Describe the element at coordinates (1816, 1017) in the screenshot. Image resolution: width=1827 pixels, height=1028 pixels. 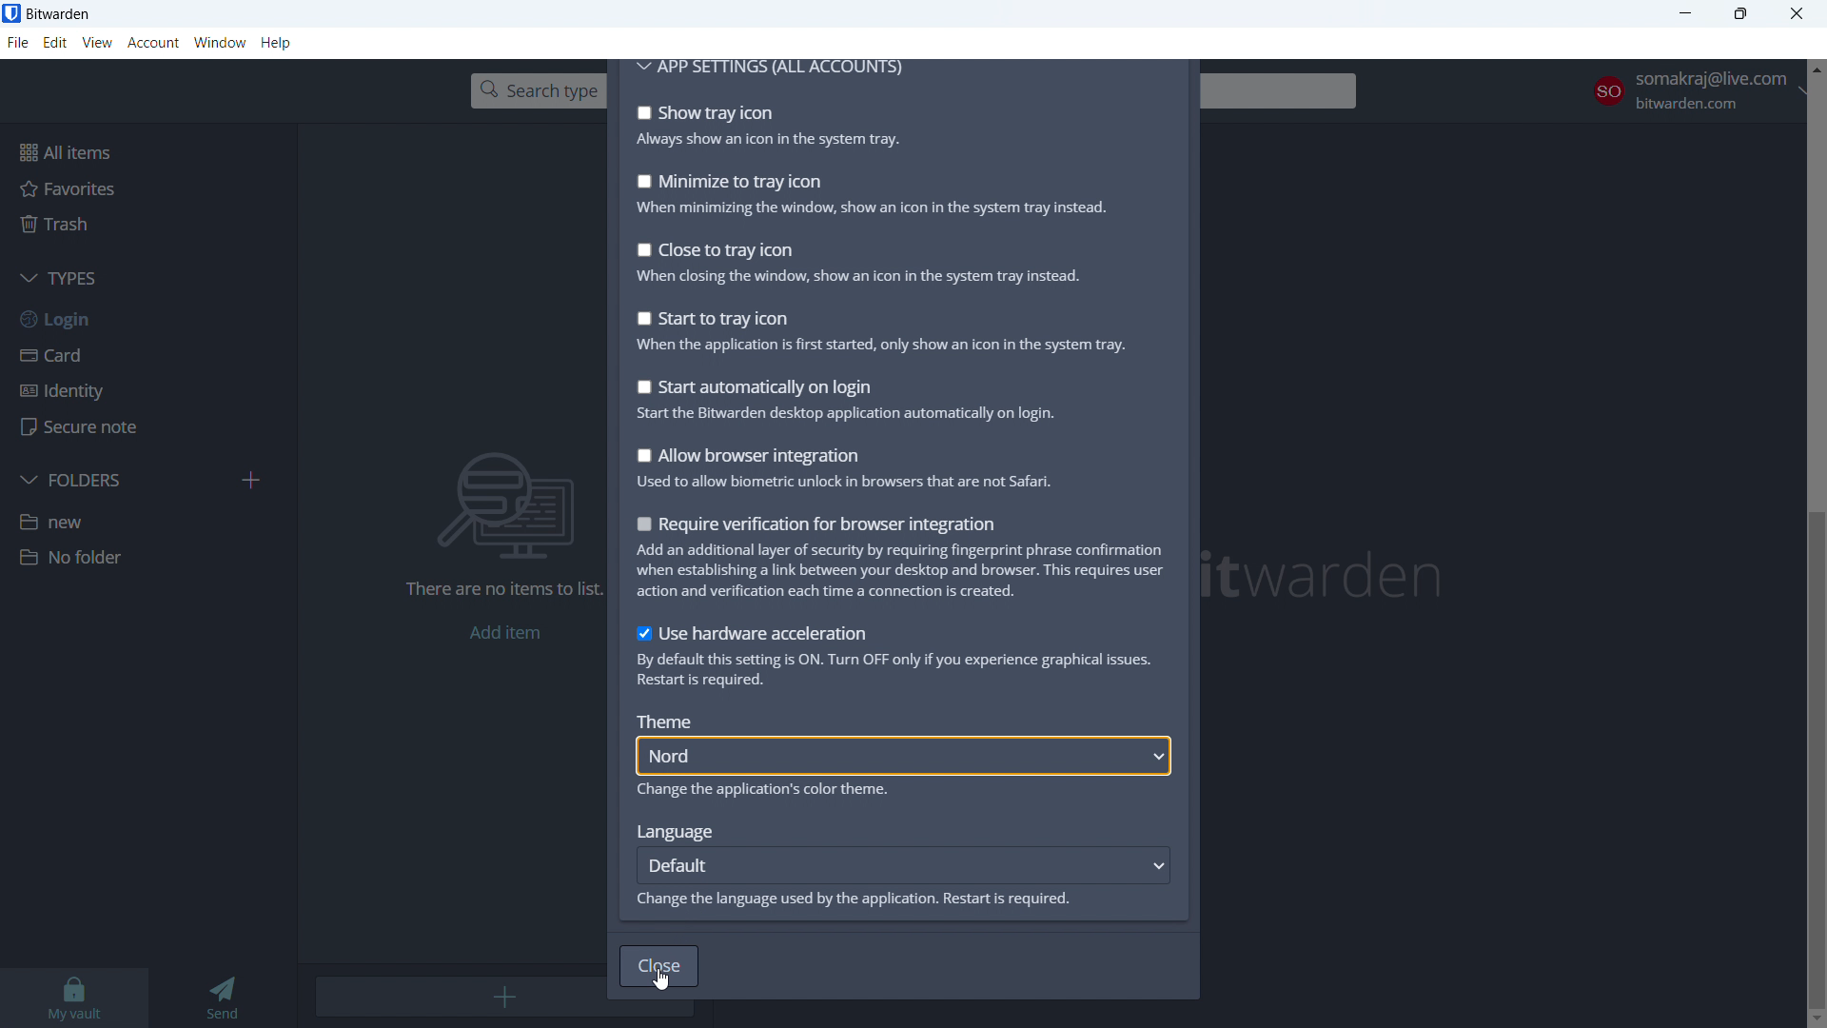
I see `scroll down` at that location.